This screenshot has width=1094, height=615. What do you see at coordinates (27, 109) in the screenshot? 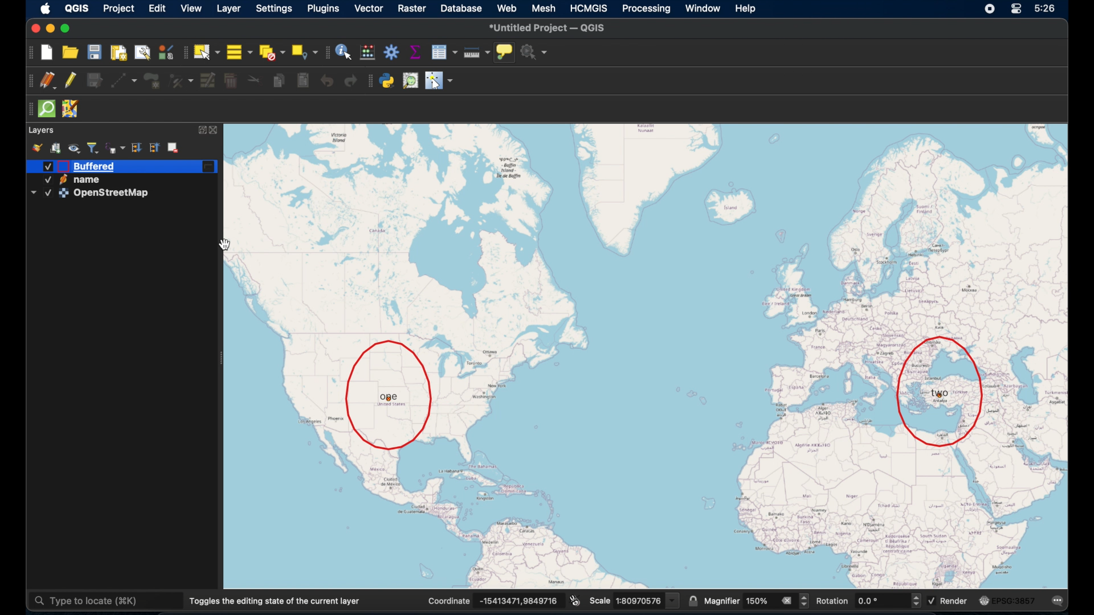
I see `drag handle` at bounding box center [27, 109].